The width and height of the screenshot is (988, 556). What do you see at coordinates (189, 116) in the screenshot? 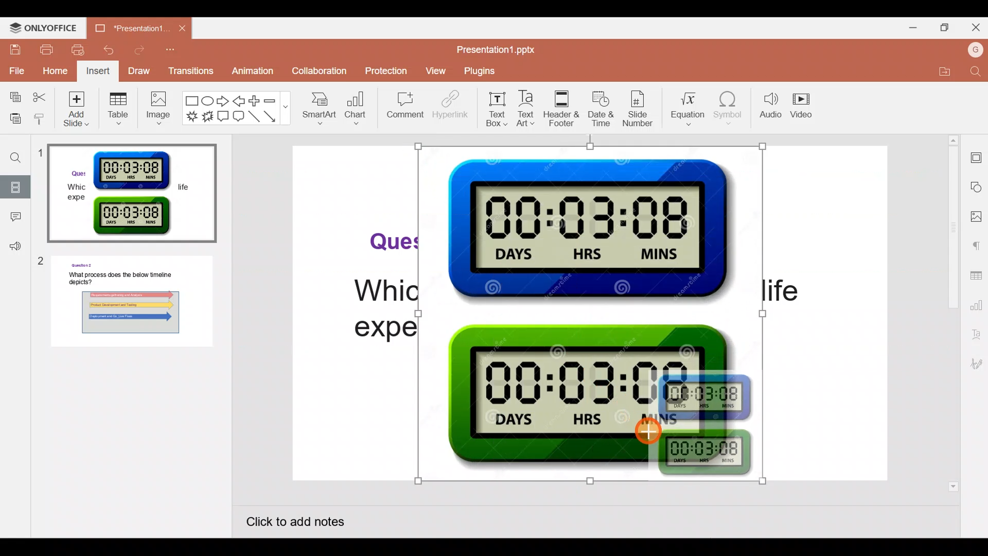
I see `Explosion 1` at bounding box center [189, 116].